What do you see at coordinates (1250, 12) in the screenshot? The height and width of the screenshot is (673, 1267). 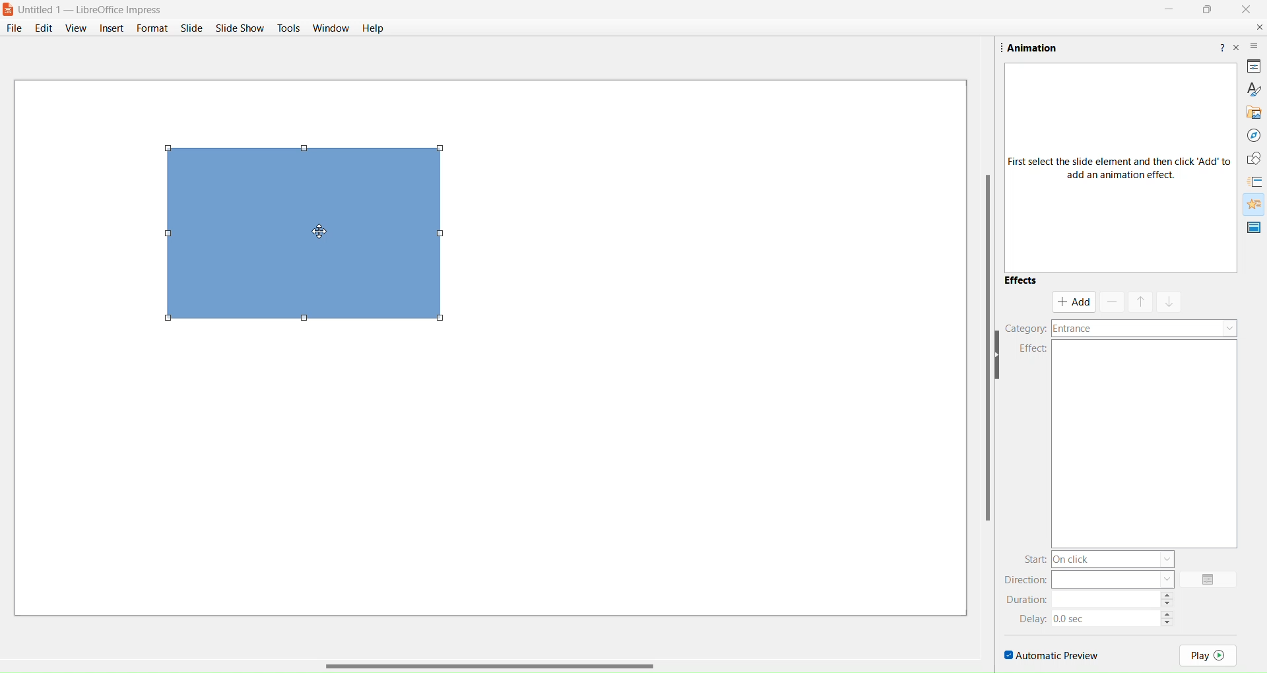 I see `Close` at bounding box center [1250, 12].